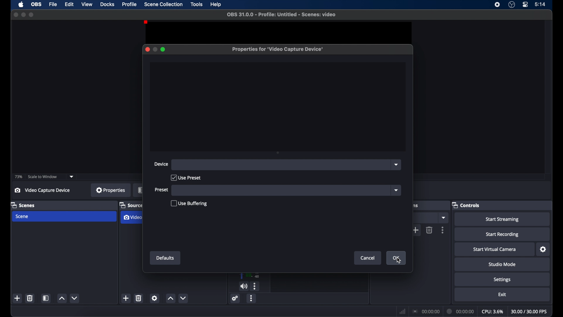 The height and width of the screenshot is (317, 563). Describe the element at coordinates (461, 311) in the screenshot. I see `duration` at that location.